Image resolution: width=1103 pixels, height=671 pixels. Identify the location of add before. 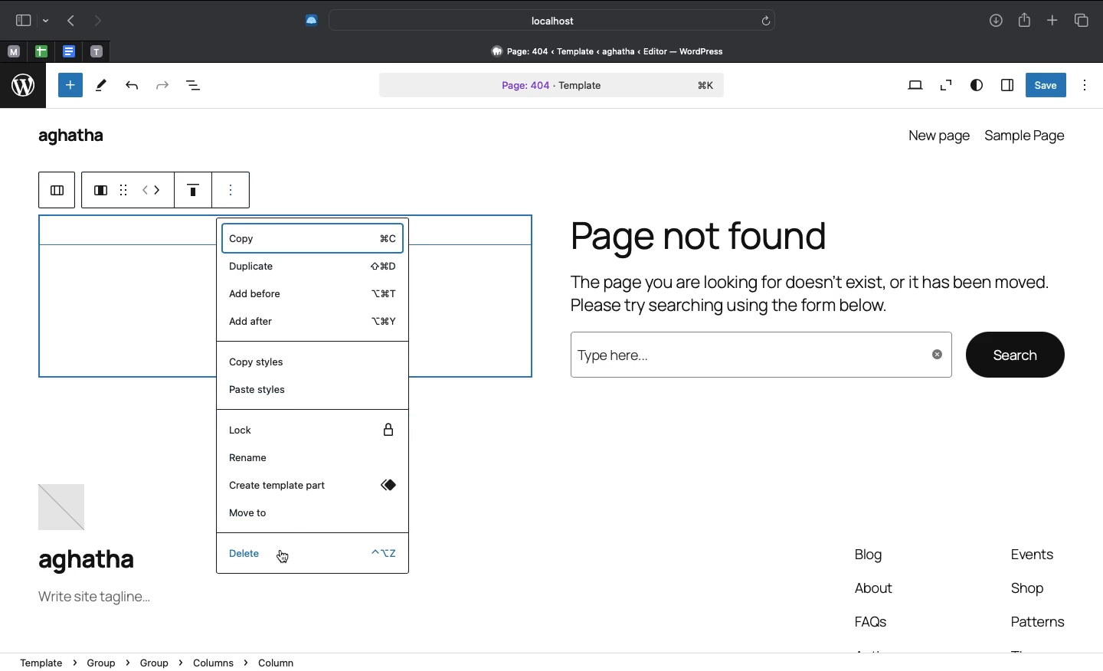
(312, 293).